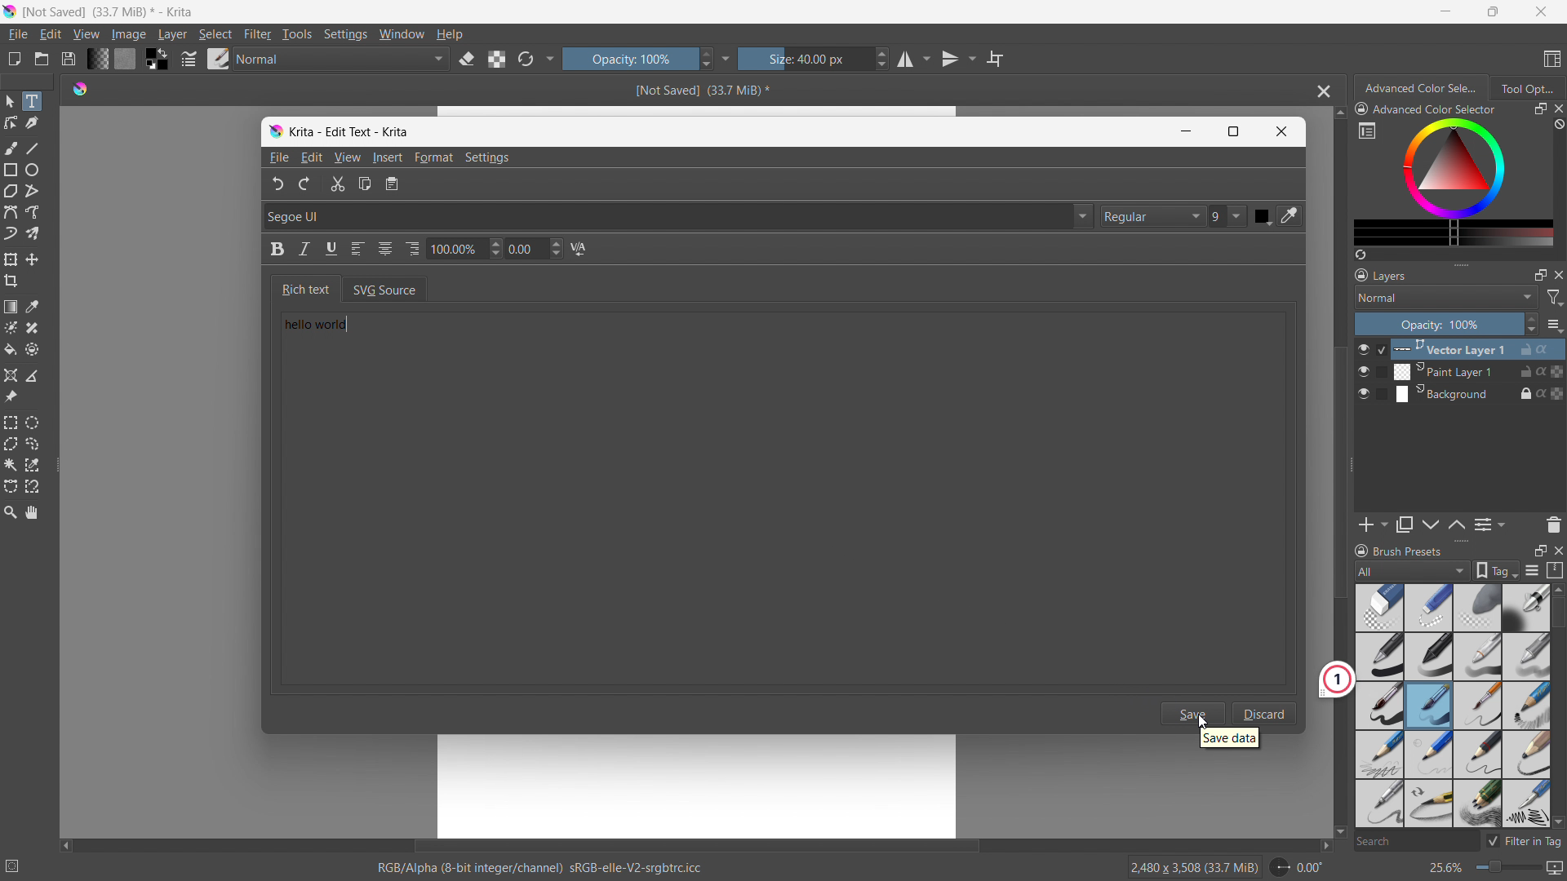 Image resolution: width=1567 pixels, height=881 pixels. What do you see at coordinates (466, 60) in the screenshot?
I see `set erasor` at bounding box center [466, 60].